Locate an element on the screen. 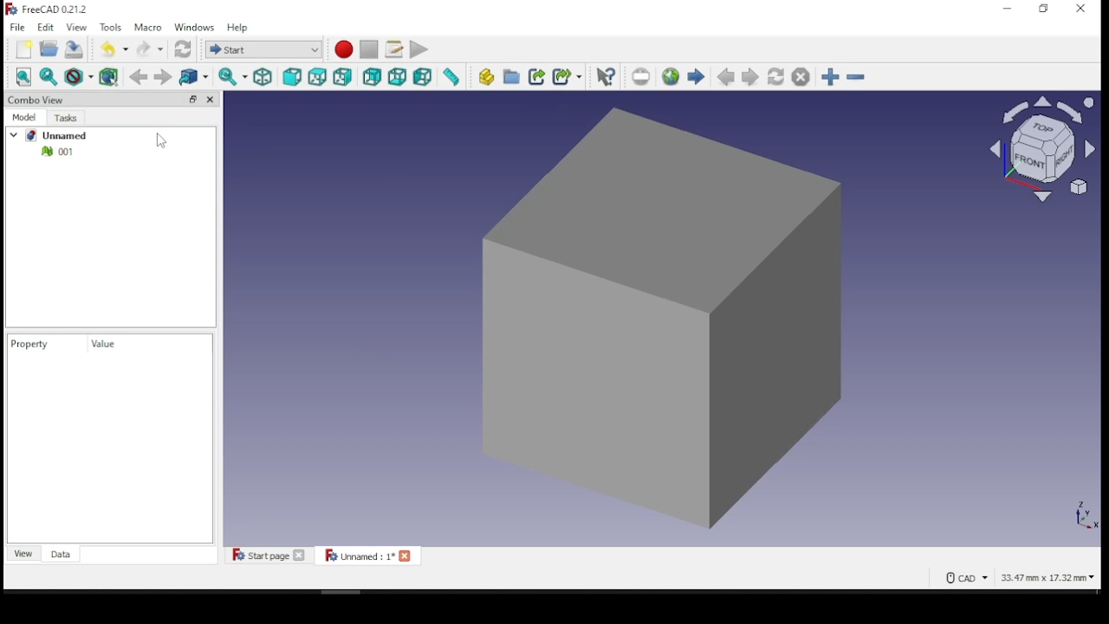 The height and width of the screenshot is (624, 1109). next page is located at coordinates (750, 76).